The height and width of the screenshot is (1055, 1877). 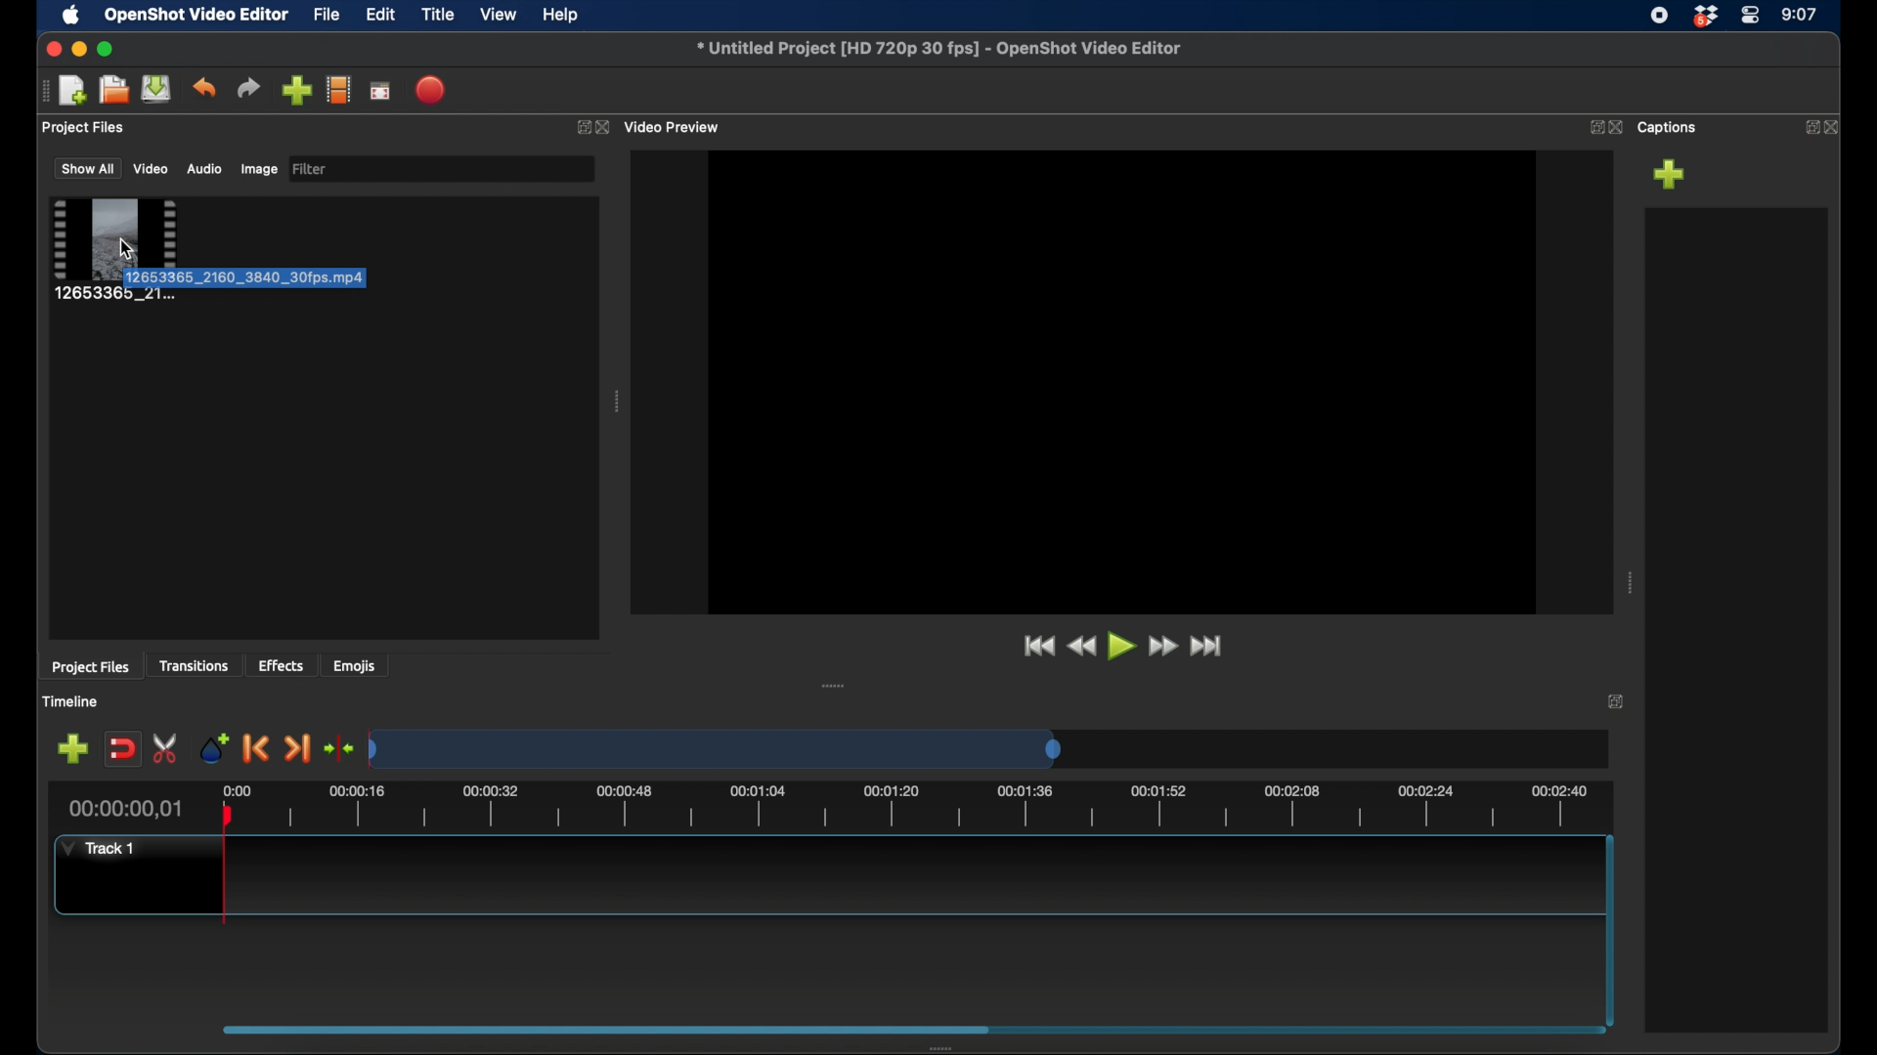 I want to click on close, so click(x=1836, y=125).